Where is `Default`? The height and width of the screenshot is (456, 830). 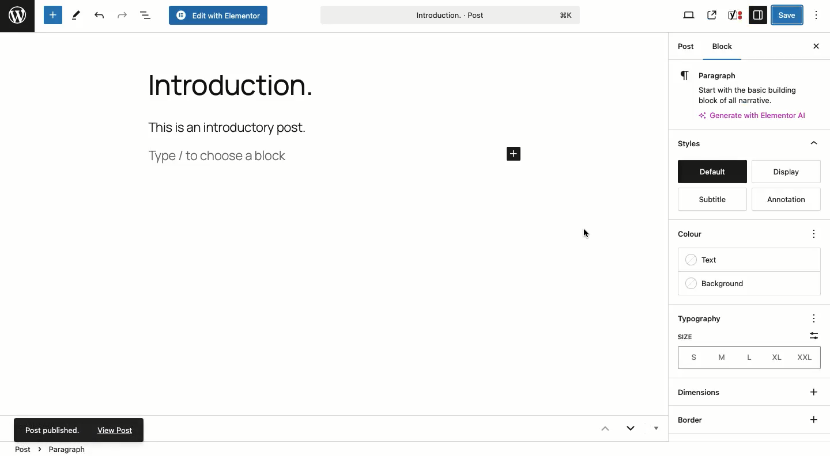
Default is located at coordinates (712, 173).